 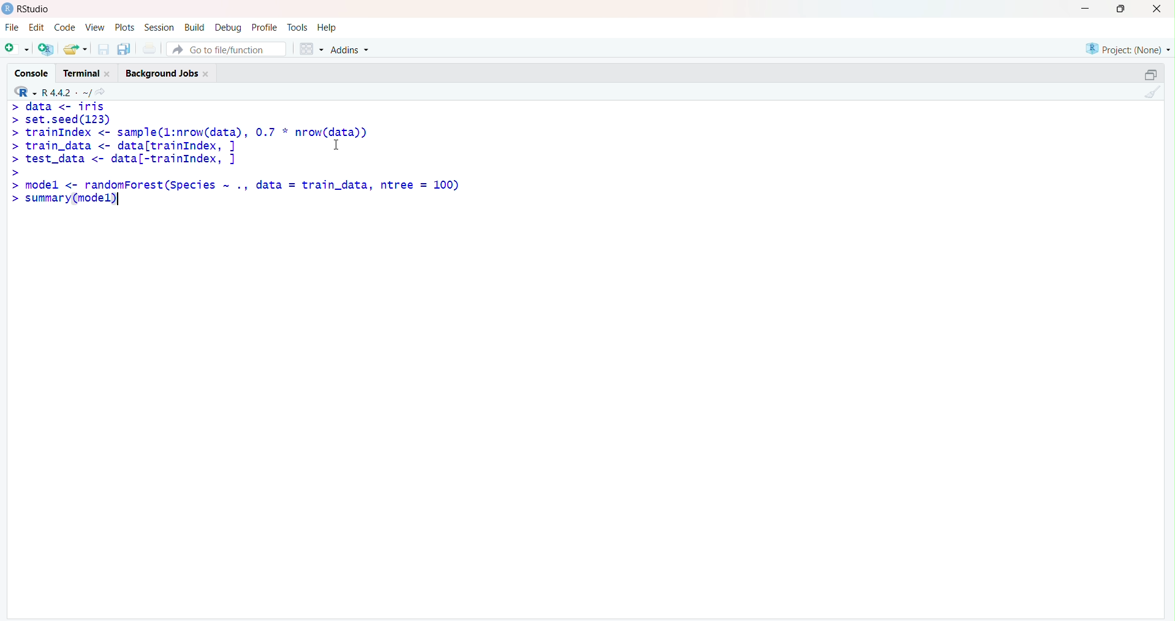 I want to click on Build, so click(x=196, y=26).